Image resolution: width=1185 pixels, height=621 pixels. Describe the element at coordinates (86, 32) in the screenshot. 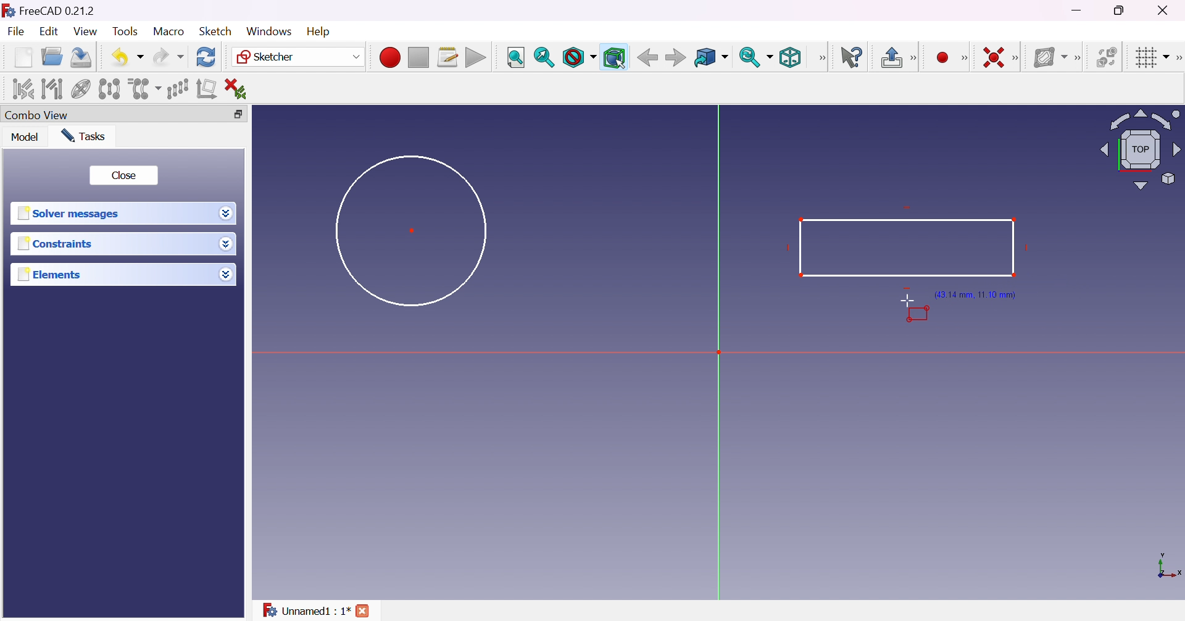

I see `View` at that location.